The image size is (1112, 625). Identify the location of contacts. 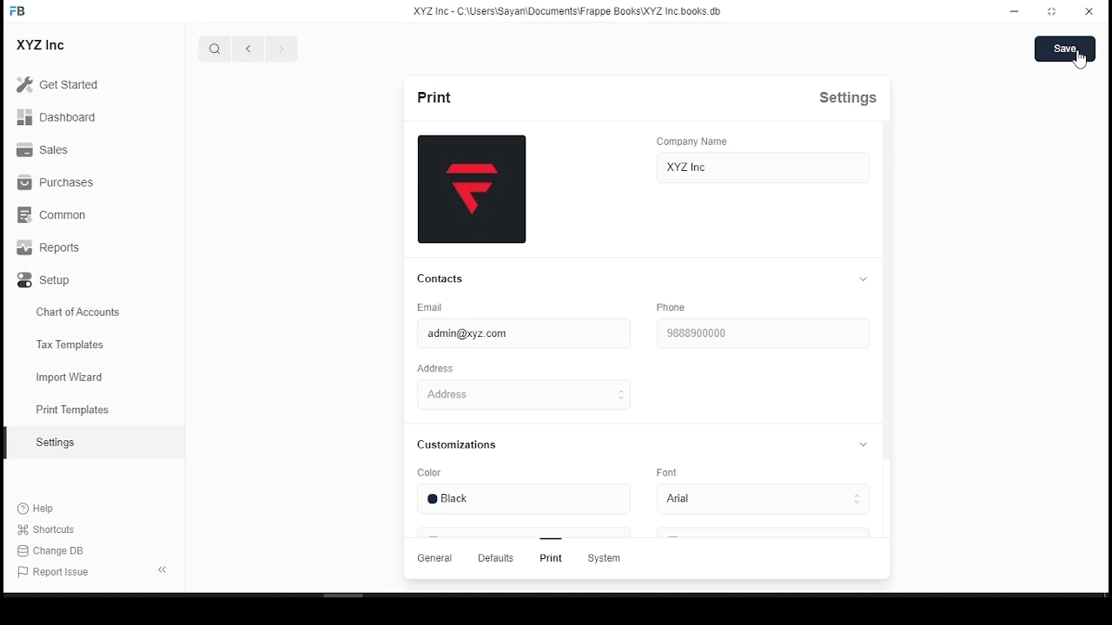
(445, 280).